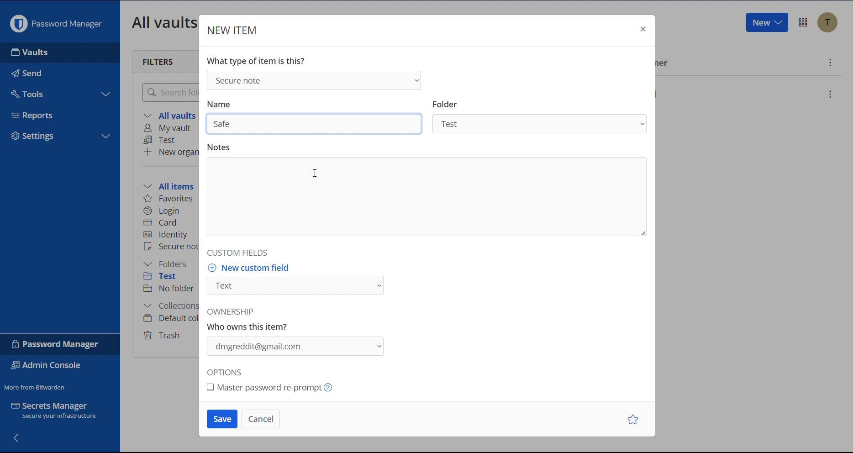 This screenshot has width=853, height=453. What do you see at coordinates (60, 113) in the screenshot?
I see `Reports` at bounding box center [60, 113].